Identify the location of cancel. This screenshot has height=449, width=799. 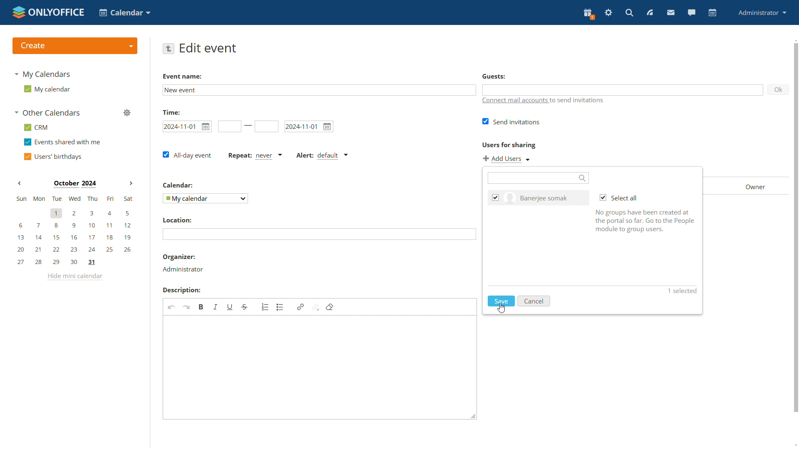
(533, 301).